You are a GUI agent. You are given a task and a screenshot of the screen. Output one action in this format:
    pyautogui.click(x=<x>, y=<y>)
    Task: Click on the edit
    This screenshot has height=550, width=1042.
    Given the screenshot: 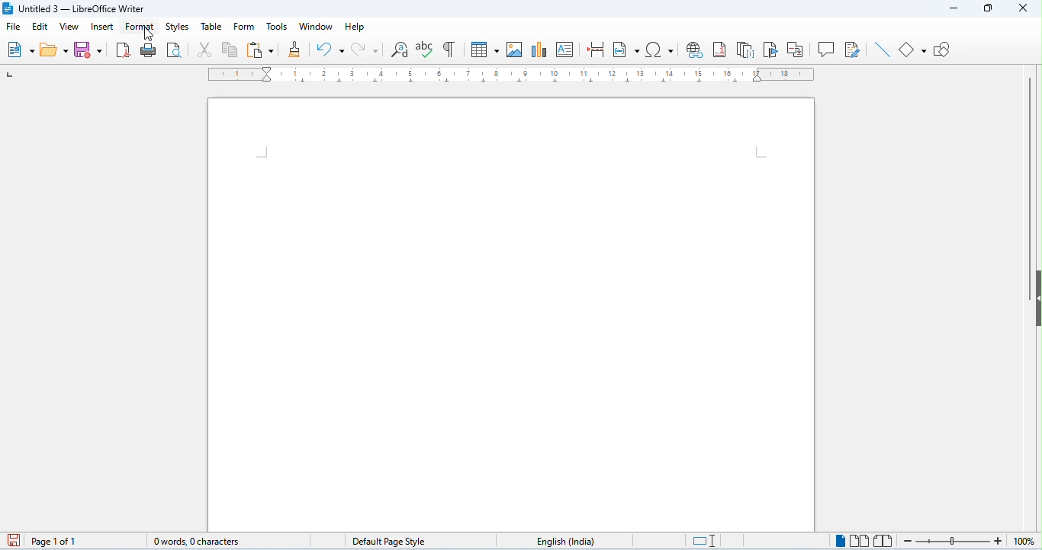 What is the action you would take?
    pyautogui.click(x=40, y=27)
    